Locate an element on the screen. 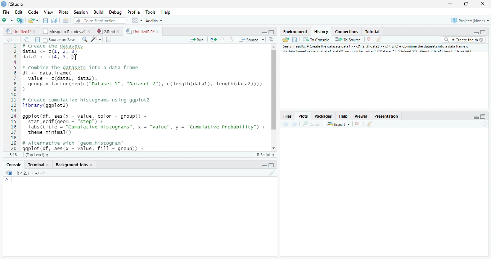 This screenshot has height=259, width=491. Source on Save is located at coordinates (59, 40).